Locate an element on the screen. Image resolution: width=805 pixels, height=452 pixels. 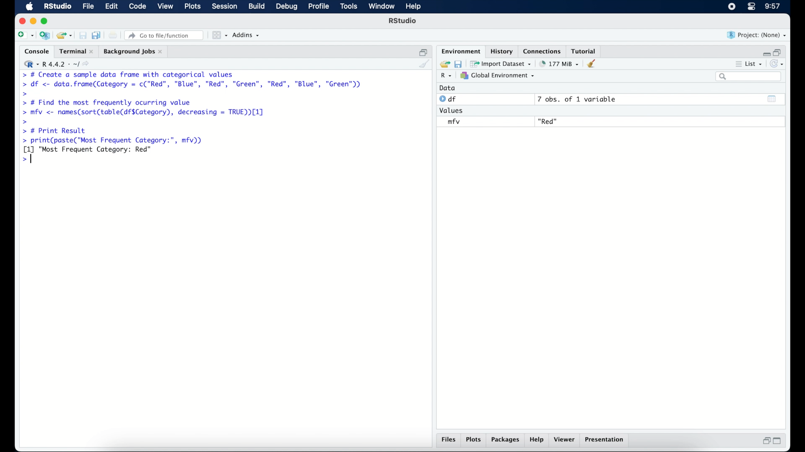
clear console is located at coordinates (425, 64).